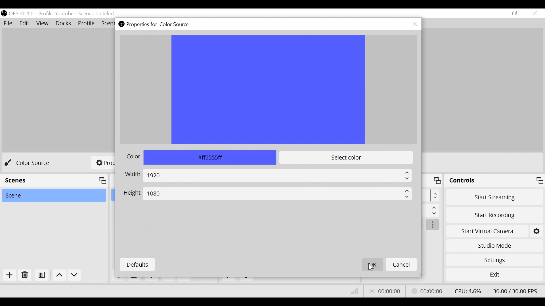 The height and width of the screenshot is (306, 545). What do you see at coordinates (494, 198) in the screenshot?
I see `Start Streaming` at bounding box center [494, 198].